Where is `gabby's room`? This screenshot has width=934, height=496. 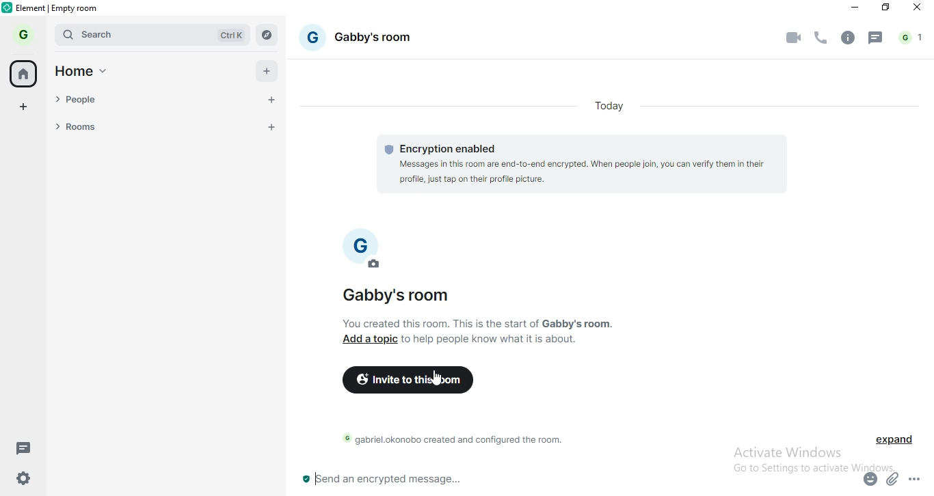
gabby's room is located at coordinates (356, 40).